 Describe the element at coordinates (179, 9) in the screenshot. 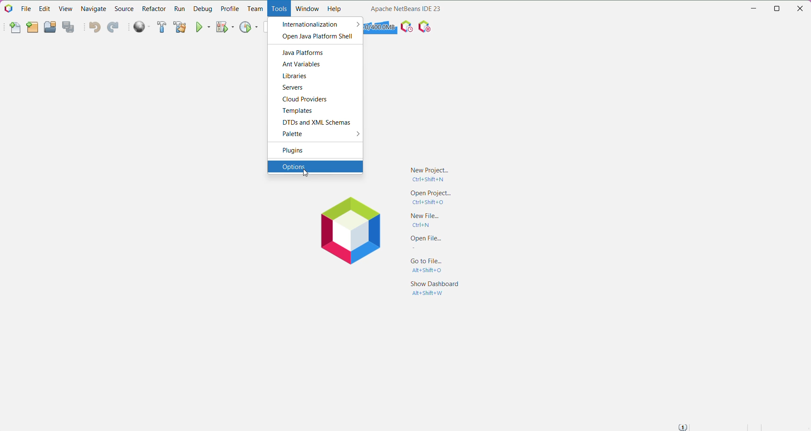

I see `Run` at that location.